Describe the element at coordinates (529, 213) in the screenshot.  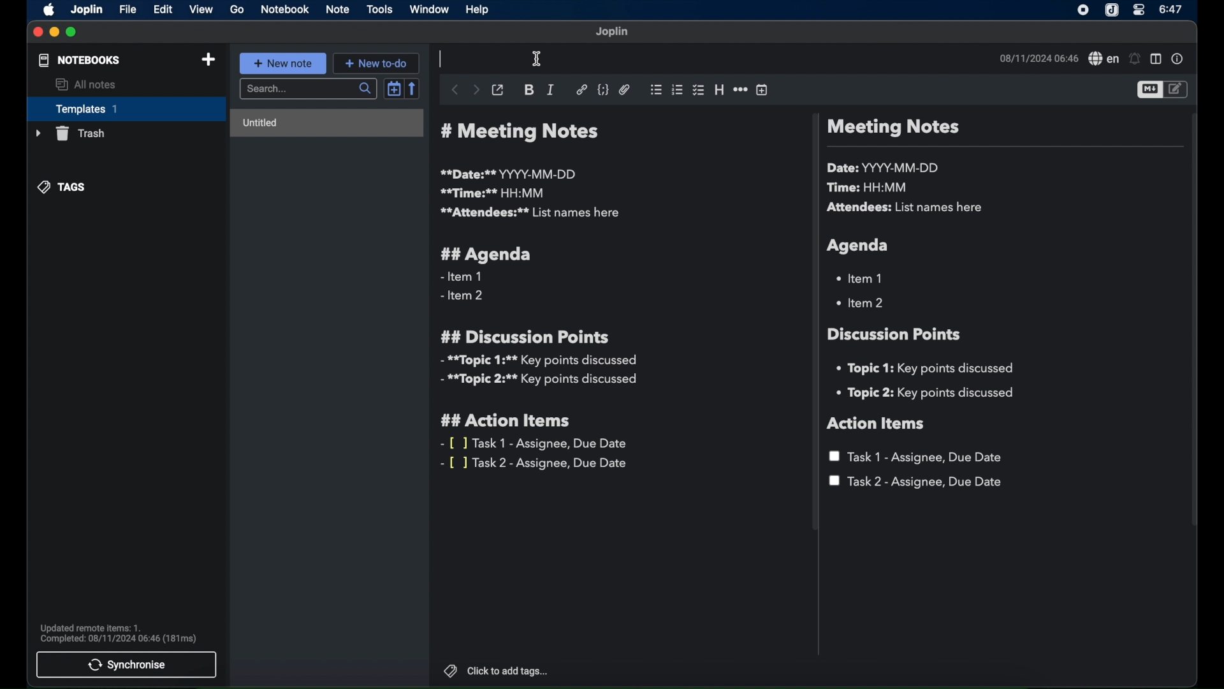
I see `**attendees:** list names here` at that location.